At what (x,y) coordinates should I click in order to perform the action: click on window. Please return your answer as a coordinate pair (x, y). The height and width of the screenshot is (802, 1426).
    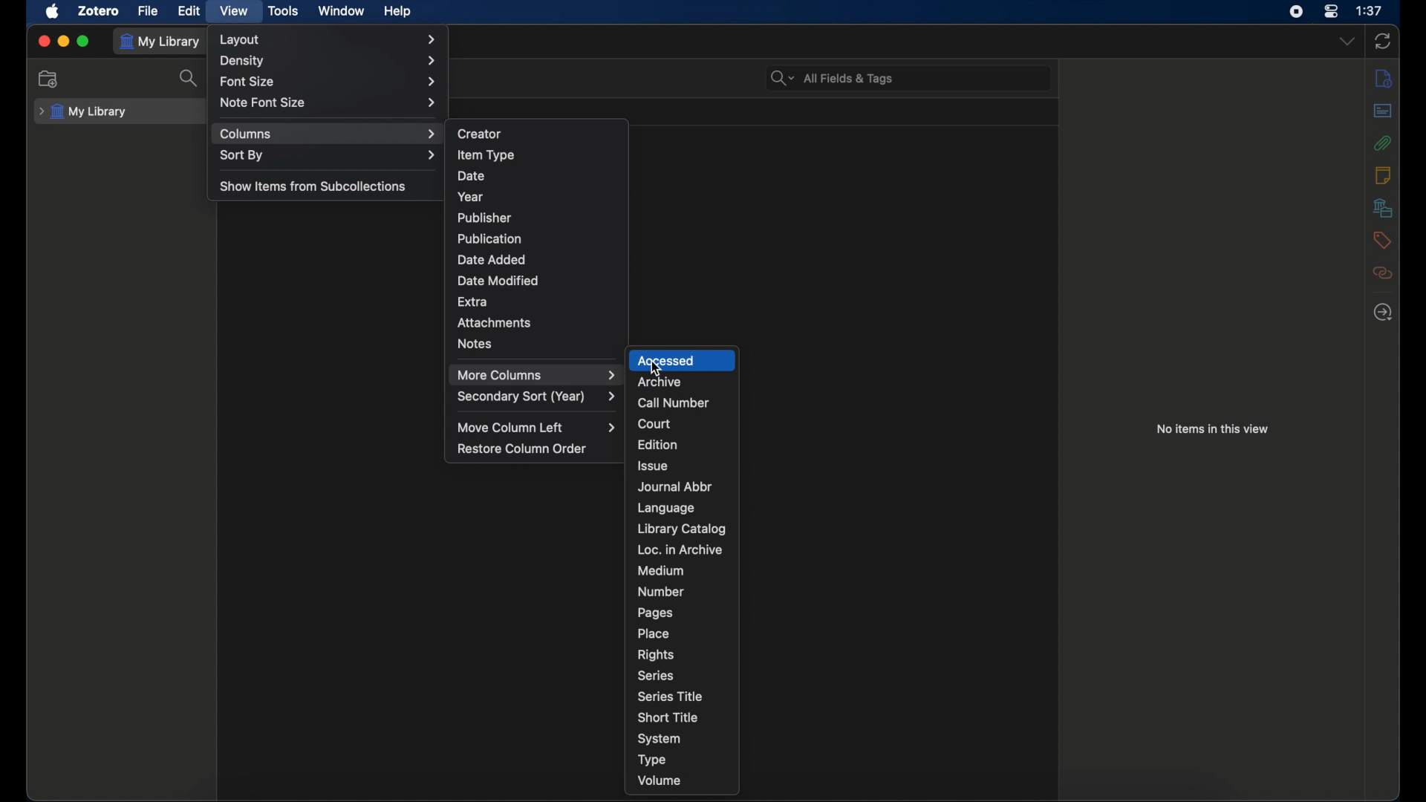
    Looking at the image, I should click on (341, 11).